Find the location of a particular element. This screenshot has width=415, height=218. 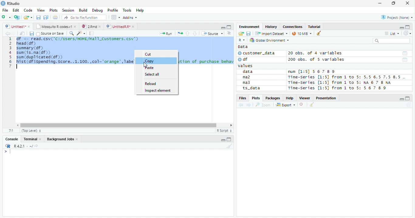

R script is located at coordinates (224, 131).